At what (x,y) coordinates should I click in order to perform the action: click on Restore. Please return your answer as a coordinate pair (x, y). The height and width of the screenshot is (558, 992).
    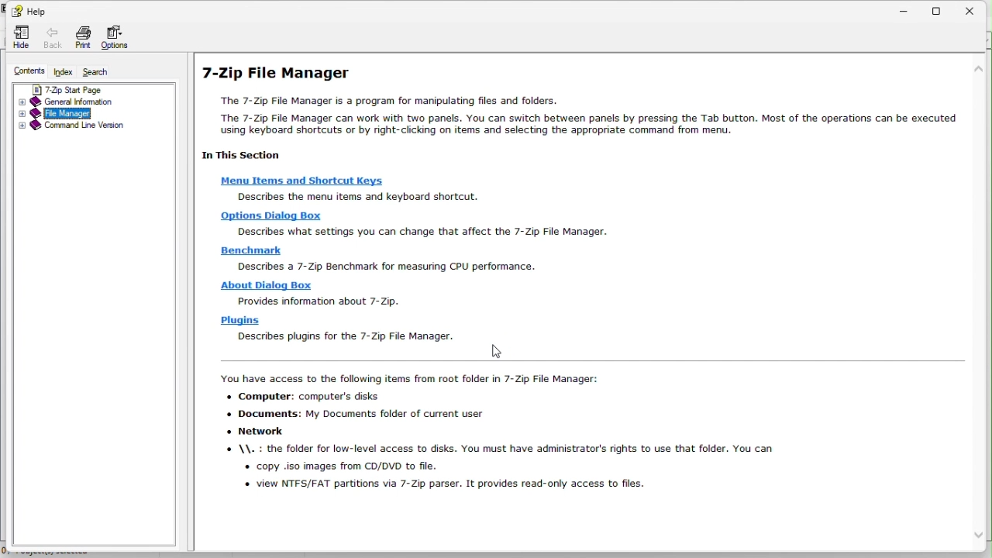
    Looking at the image, I should click on (942, 11).